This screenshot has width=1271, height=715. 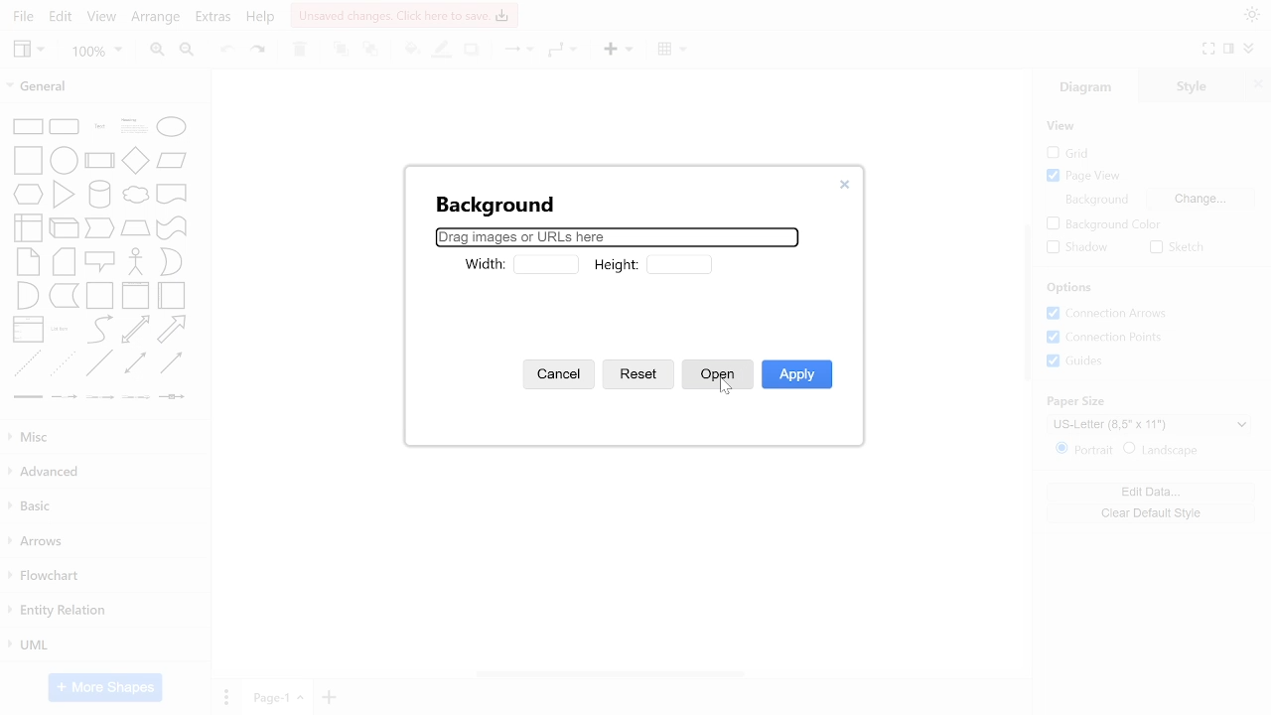 I want to click on general shapes, so click(x=63, y=261).